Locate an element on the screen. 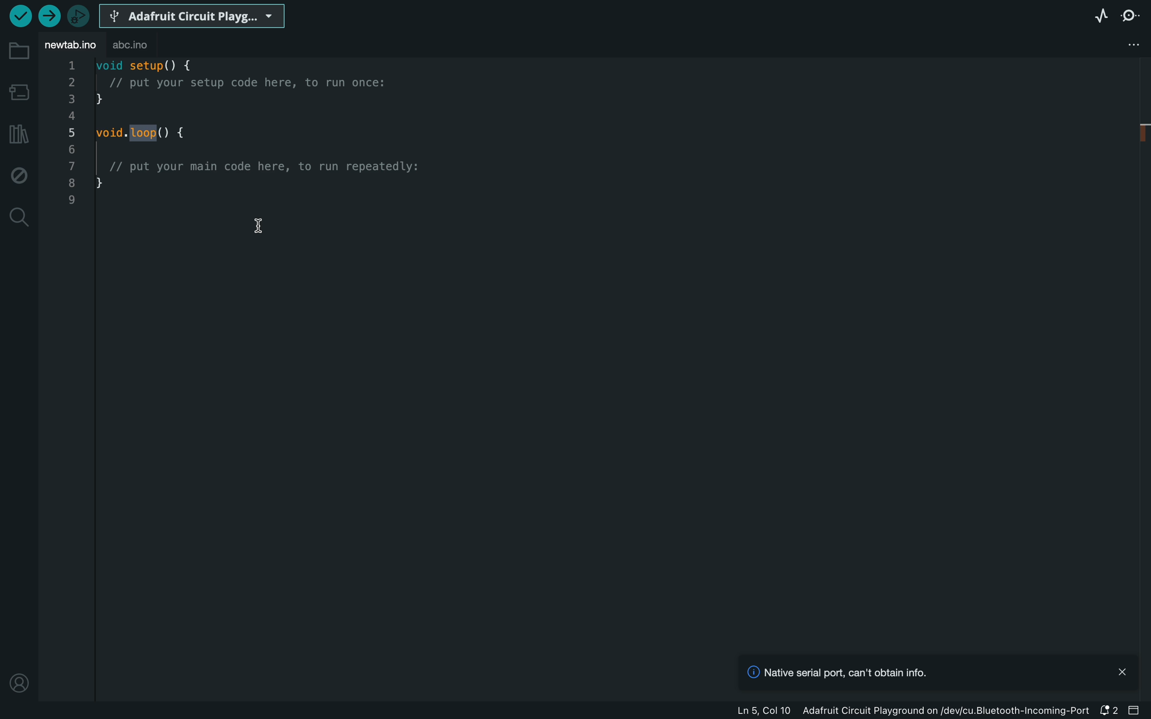 The width and height of the screenshot is (1151, 719). folder is located at coordinates (18, 55).